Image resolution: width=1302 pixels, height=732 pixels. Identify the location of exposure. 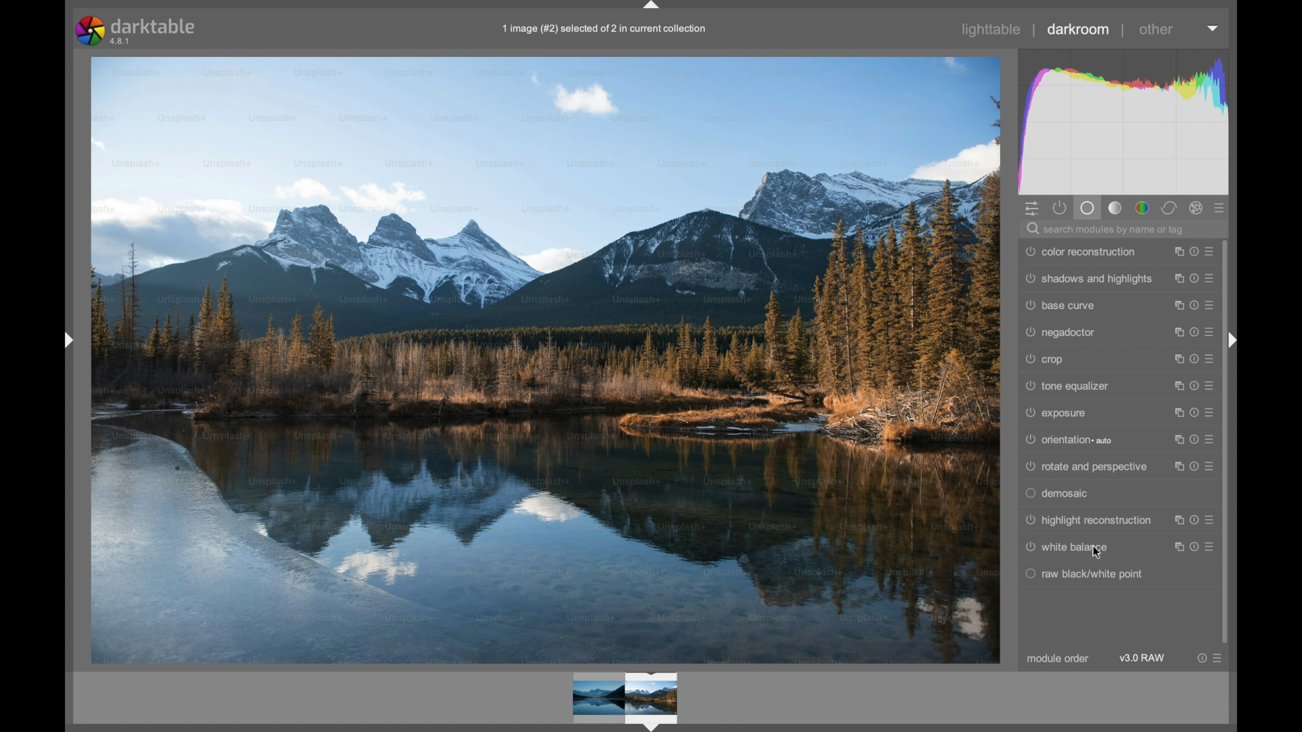
(1054, 413).